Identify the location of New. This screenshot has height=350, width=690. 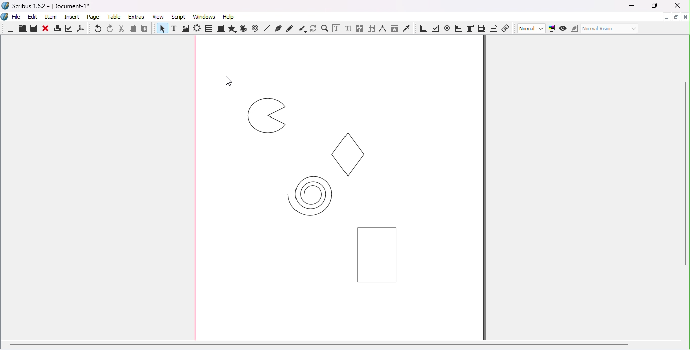
(11, 28).